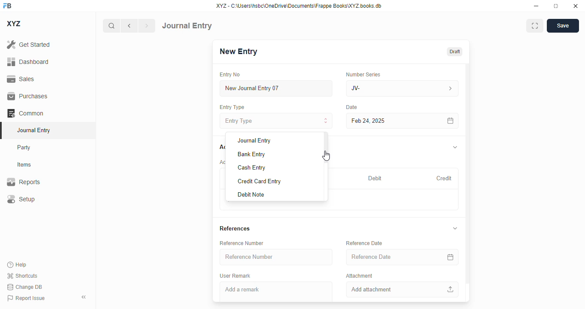 The height and width of the screenshot is (309, 585). Describe the element at coordinates (276, 291) in the screenshot. I see `add a remark` at that location.